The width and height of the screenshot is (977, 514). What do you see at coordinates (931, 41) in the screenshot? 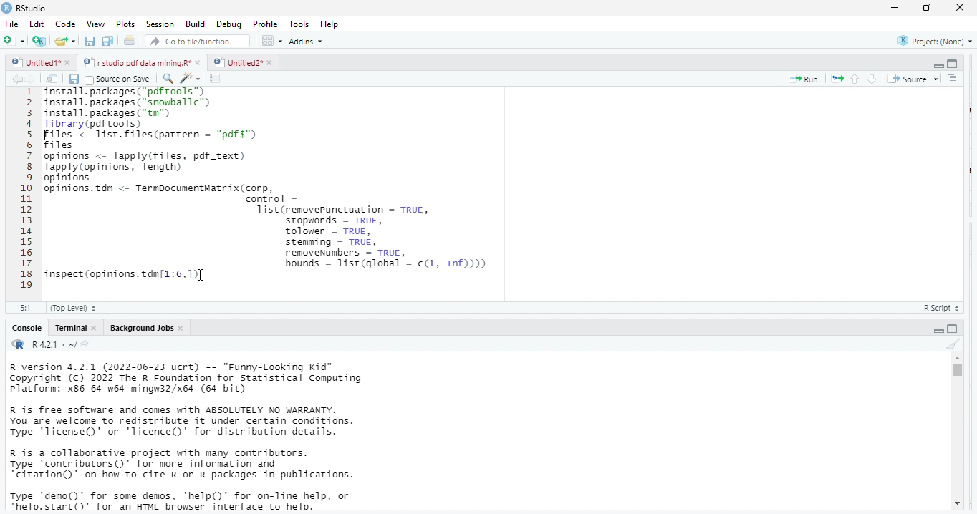
I see `project (none)` at bounding box center [931, 41].